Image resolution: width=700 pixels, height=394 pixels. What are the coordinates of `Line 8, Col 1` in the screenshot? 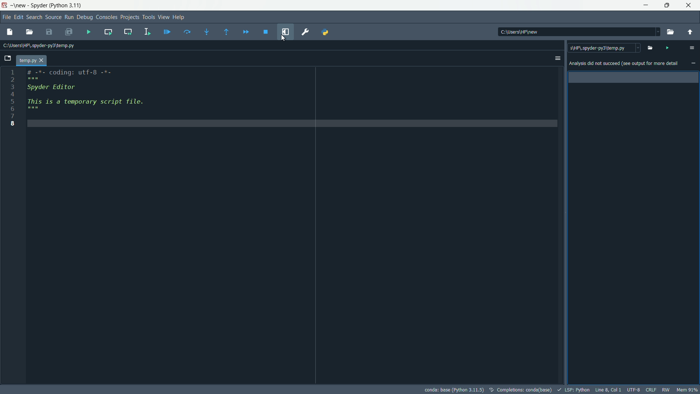 It's located at (609, 390).